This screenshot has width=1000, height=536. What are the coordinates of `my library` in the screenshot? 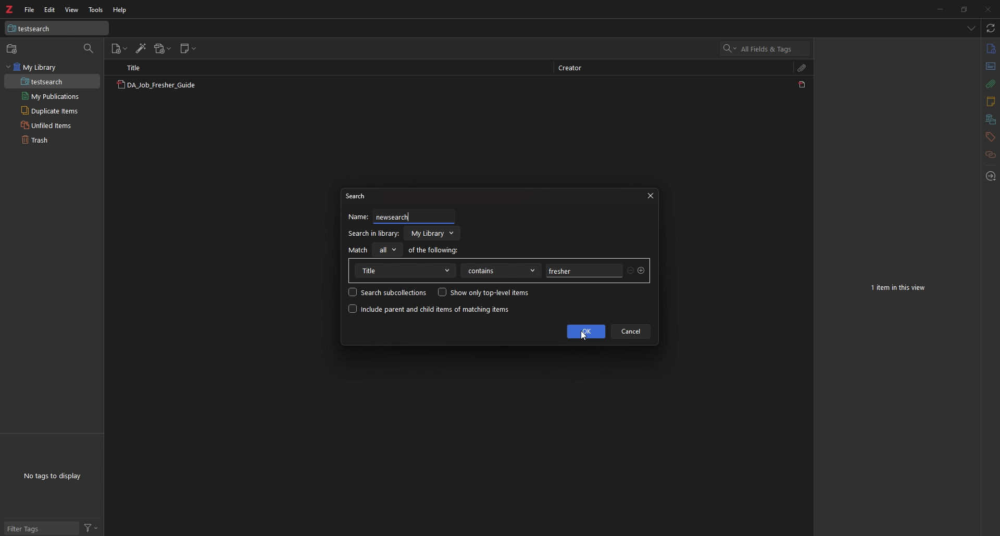 It's located at (52, 67).